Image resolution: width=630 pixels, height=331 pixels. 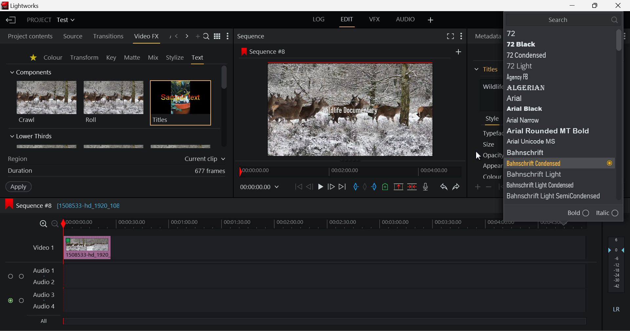 What do you see at coordinates (374, 19) in the screenshot?
I see `VFX Layout` at bounding box center [374, 19].